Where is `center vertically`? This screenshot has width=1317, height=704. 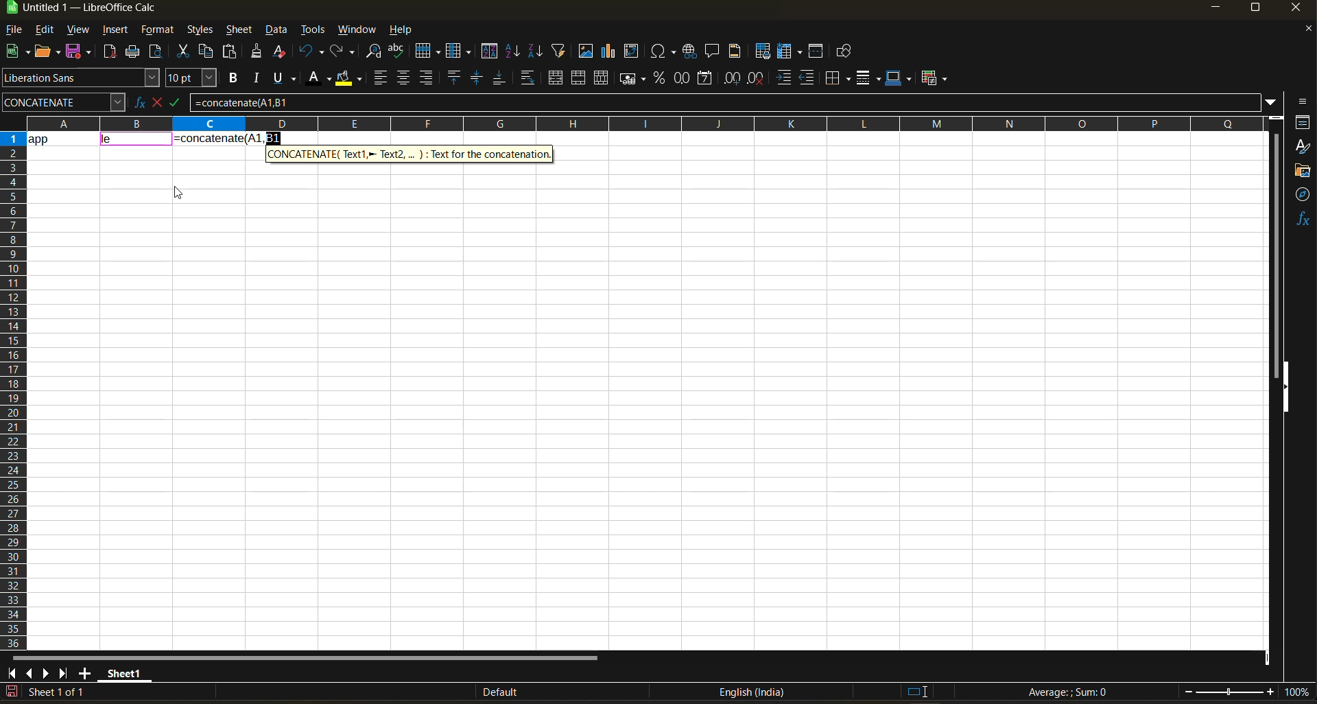 center vertically is located at coordinates (477, 78).